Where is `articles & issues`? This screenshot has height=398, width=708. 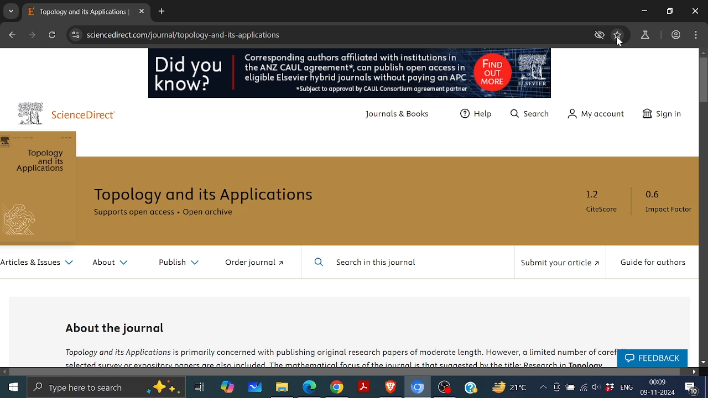 articles & issues is located at coordinates (37, 265).